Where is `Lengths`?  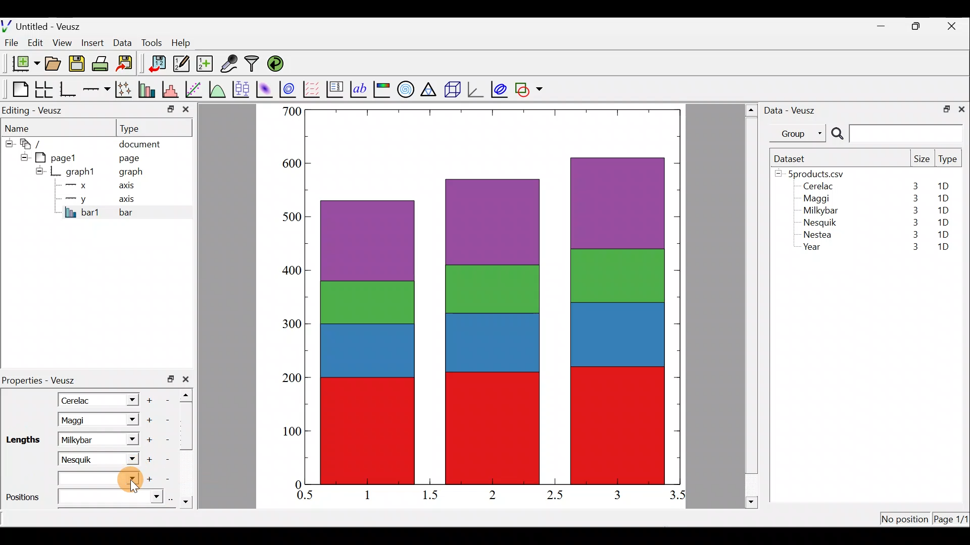
Lengths is located at coordinates (24, 439).